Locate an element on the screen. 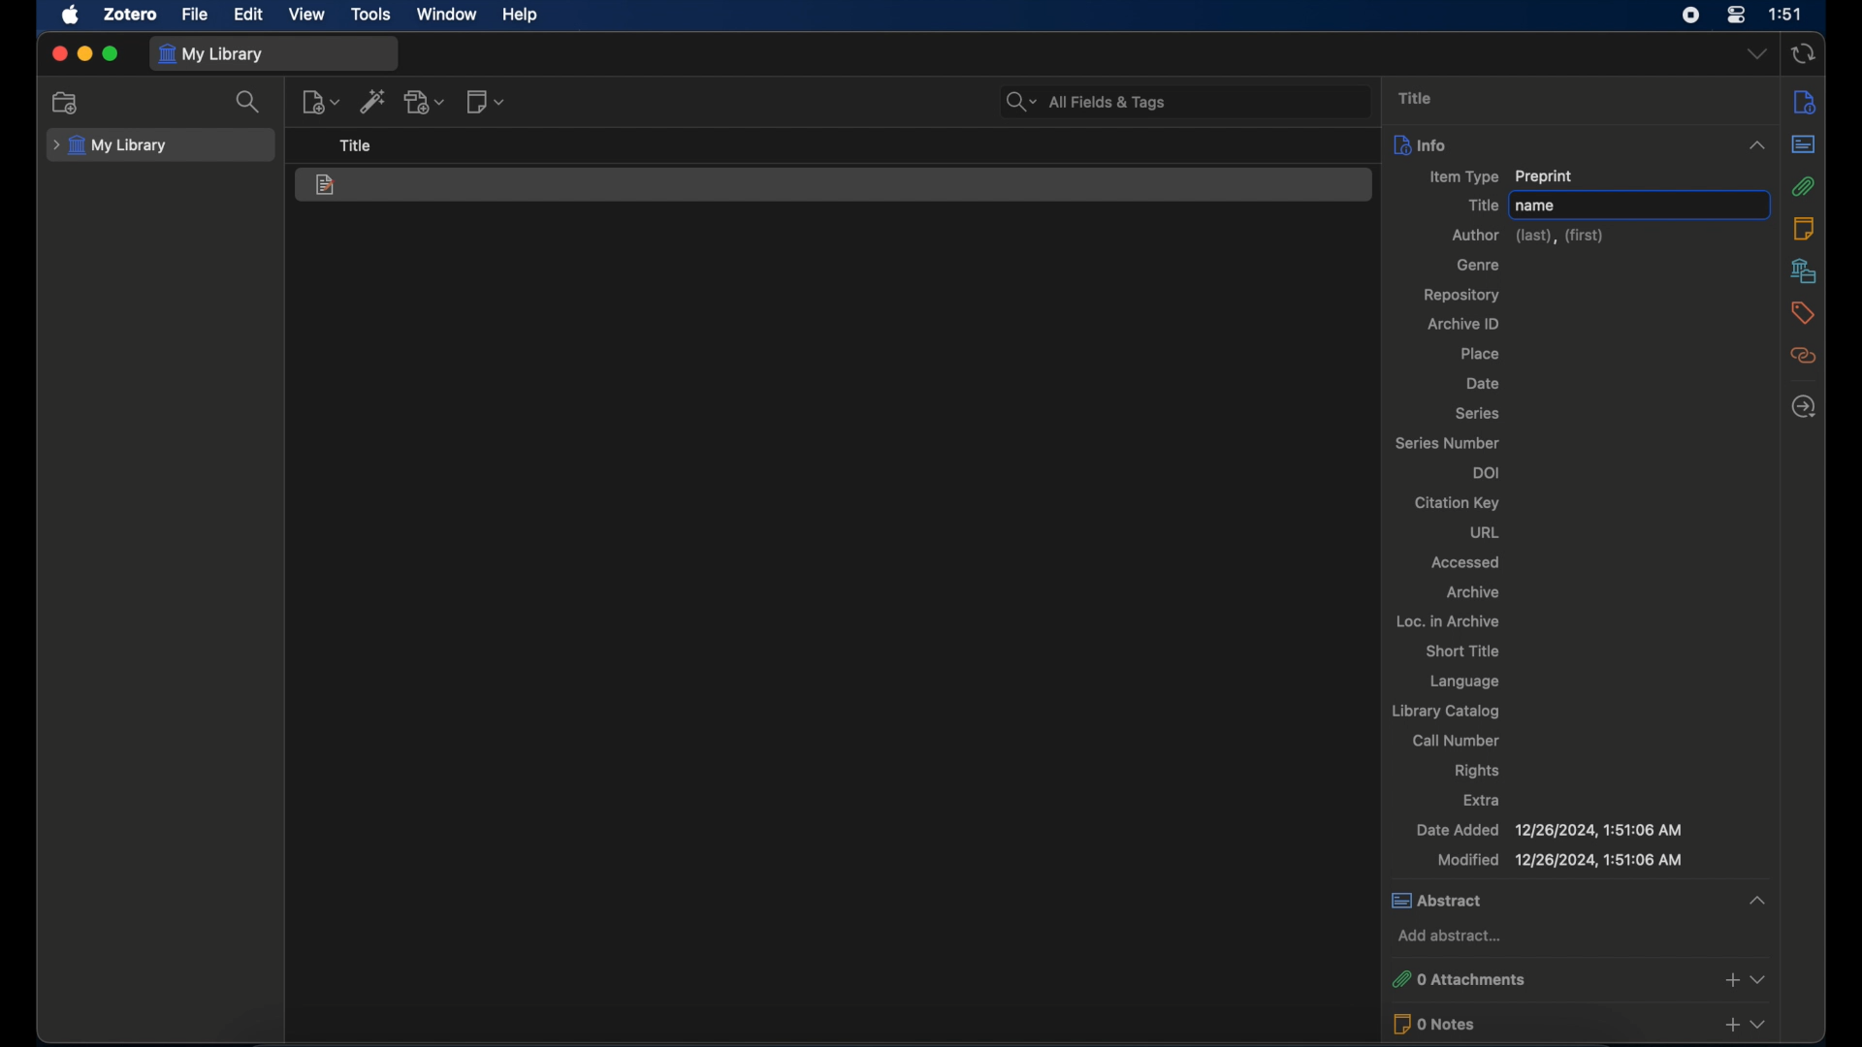  title is located at coordinates (1418, 98).